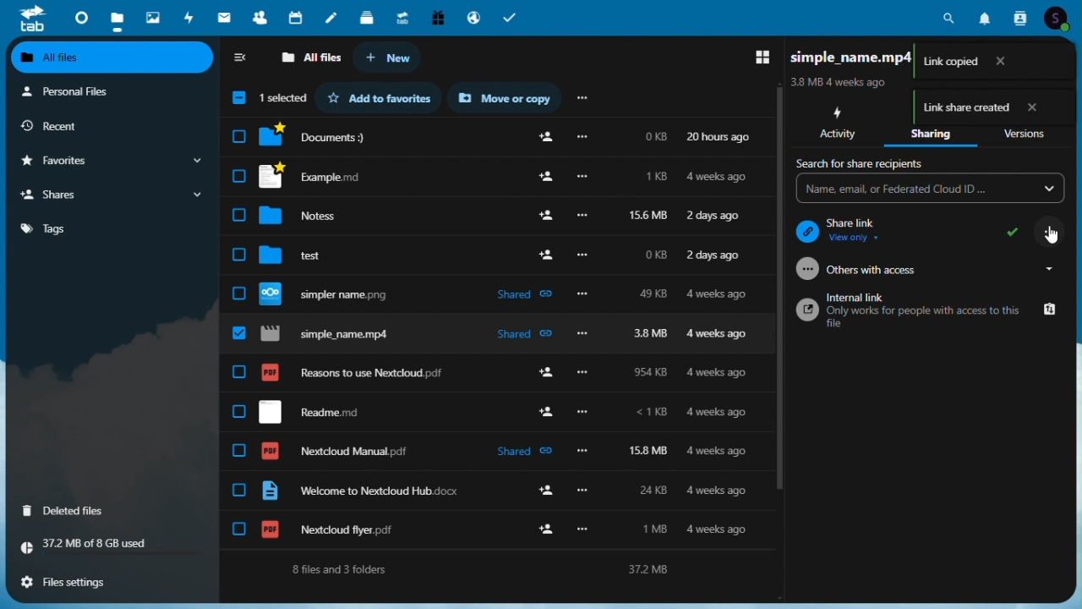  What do you see at coordinates (500, 333) in the screenshot?
I see `Shared file` at bounding box center [500, 333].